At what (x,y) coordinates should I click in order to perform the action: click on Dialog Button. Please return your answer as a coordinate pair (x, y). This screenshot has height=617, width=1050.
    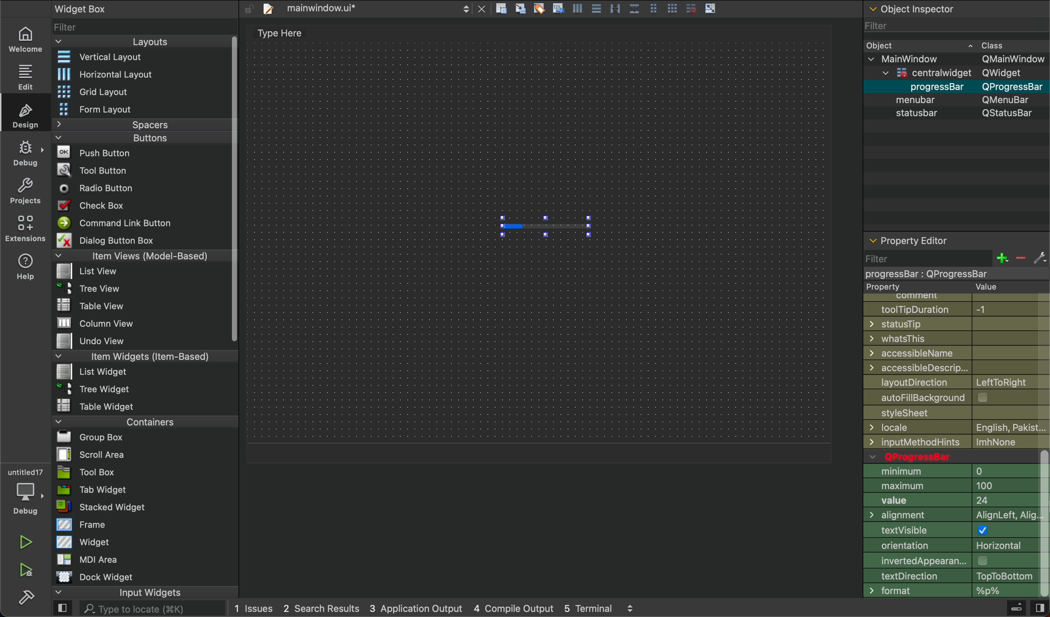
    Looking at the image, I should click on (115, 240).